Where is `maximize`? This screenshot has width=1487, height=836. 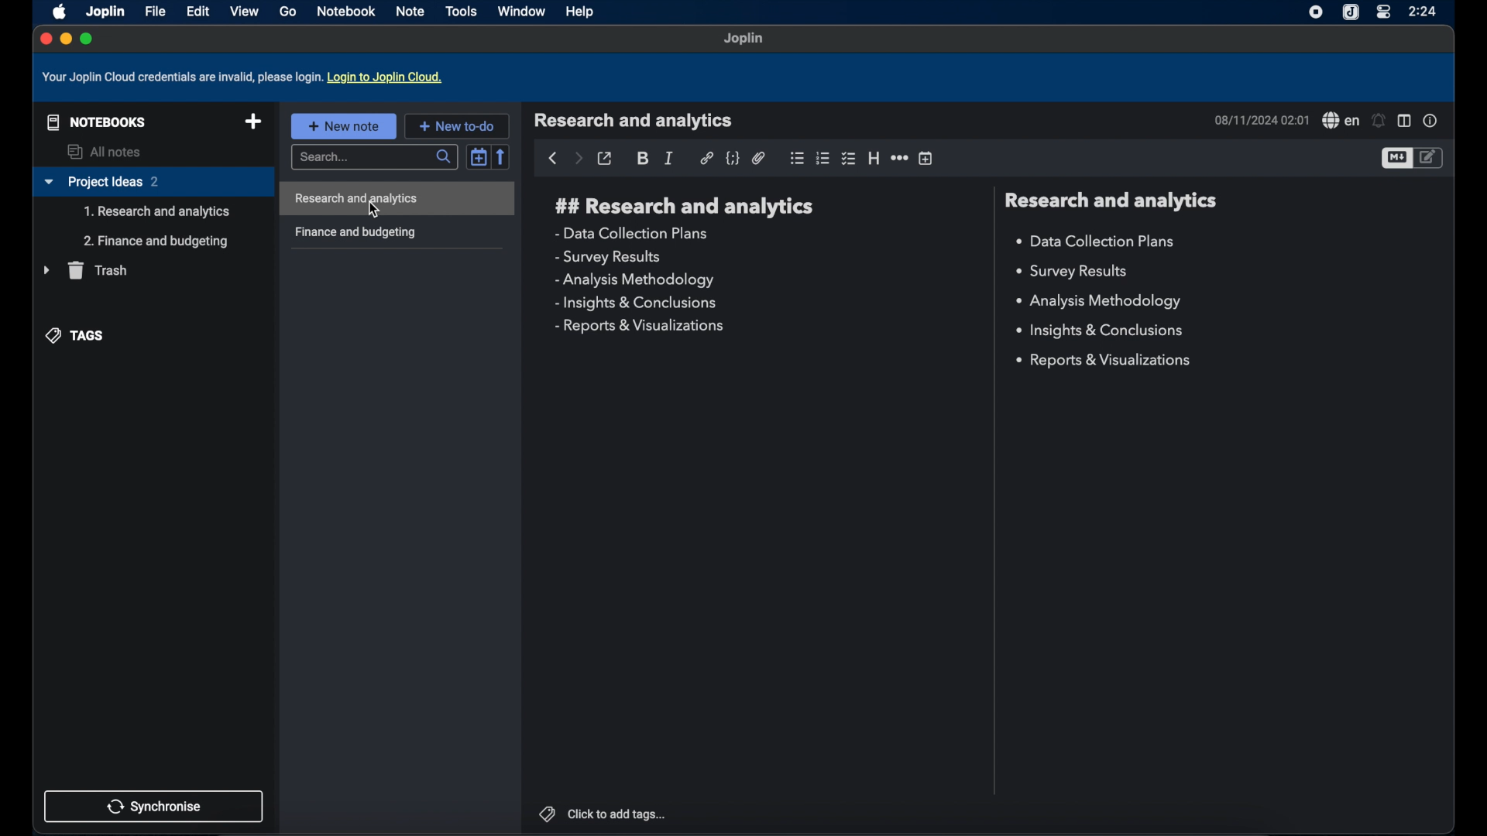
maximize is located at coordinates (88, 39).